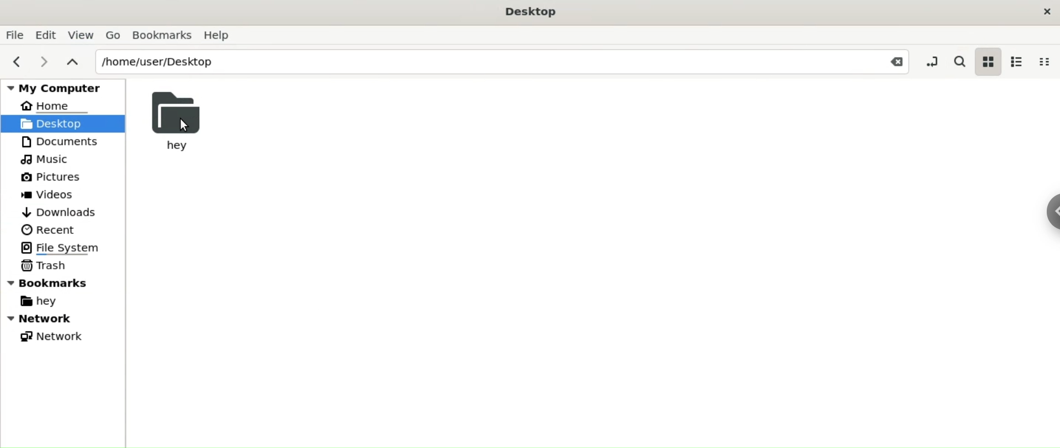 Image resolution: width=1060 pixels, height=448 pixels. I want to click on Pictures, so click(49, 177).